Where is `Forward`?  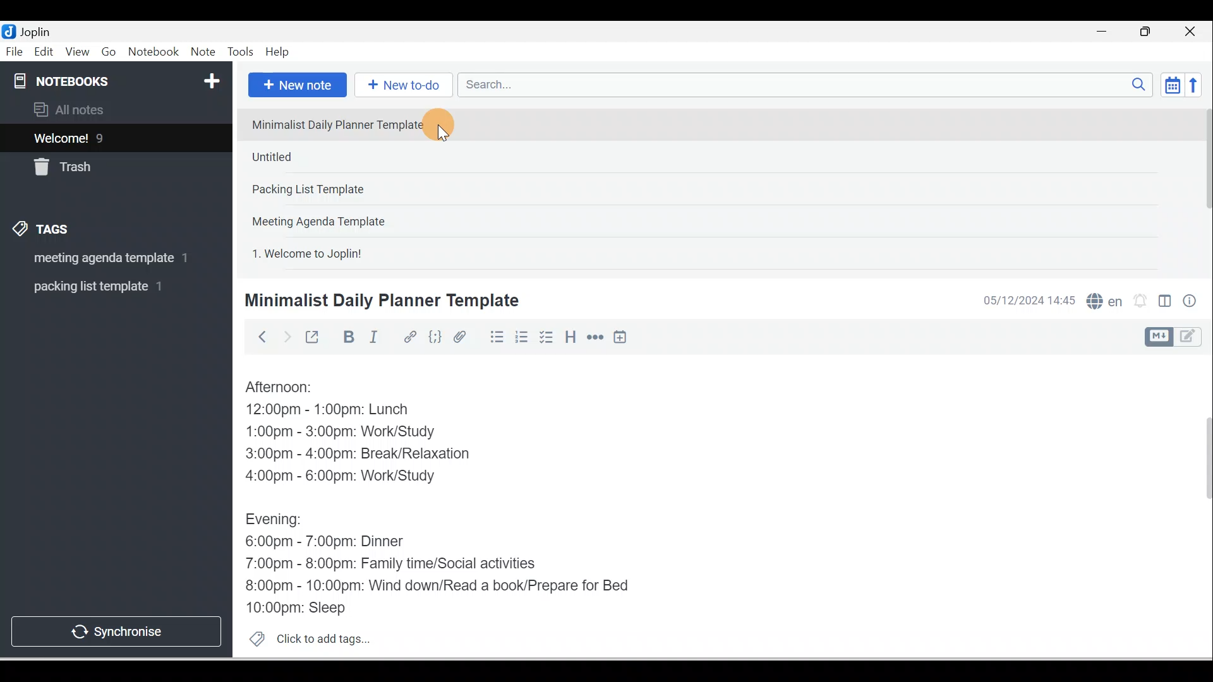
Forward is located at coordinates (286, 336).